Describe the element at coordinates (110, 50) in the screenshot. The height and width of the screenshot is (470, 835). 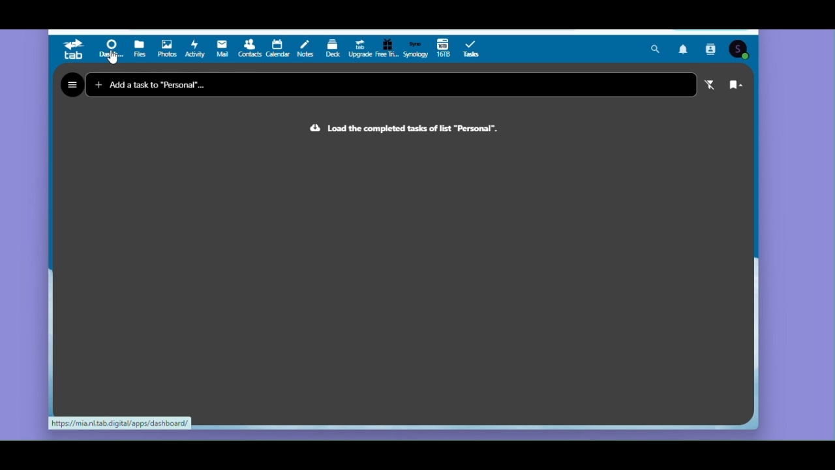
I see `Dashboard` at that location.